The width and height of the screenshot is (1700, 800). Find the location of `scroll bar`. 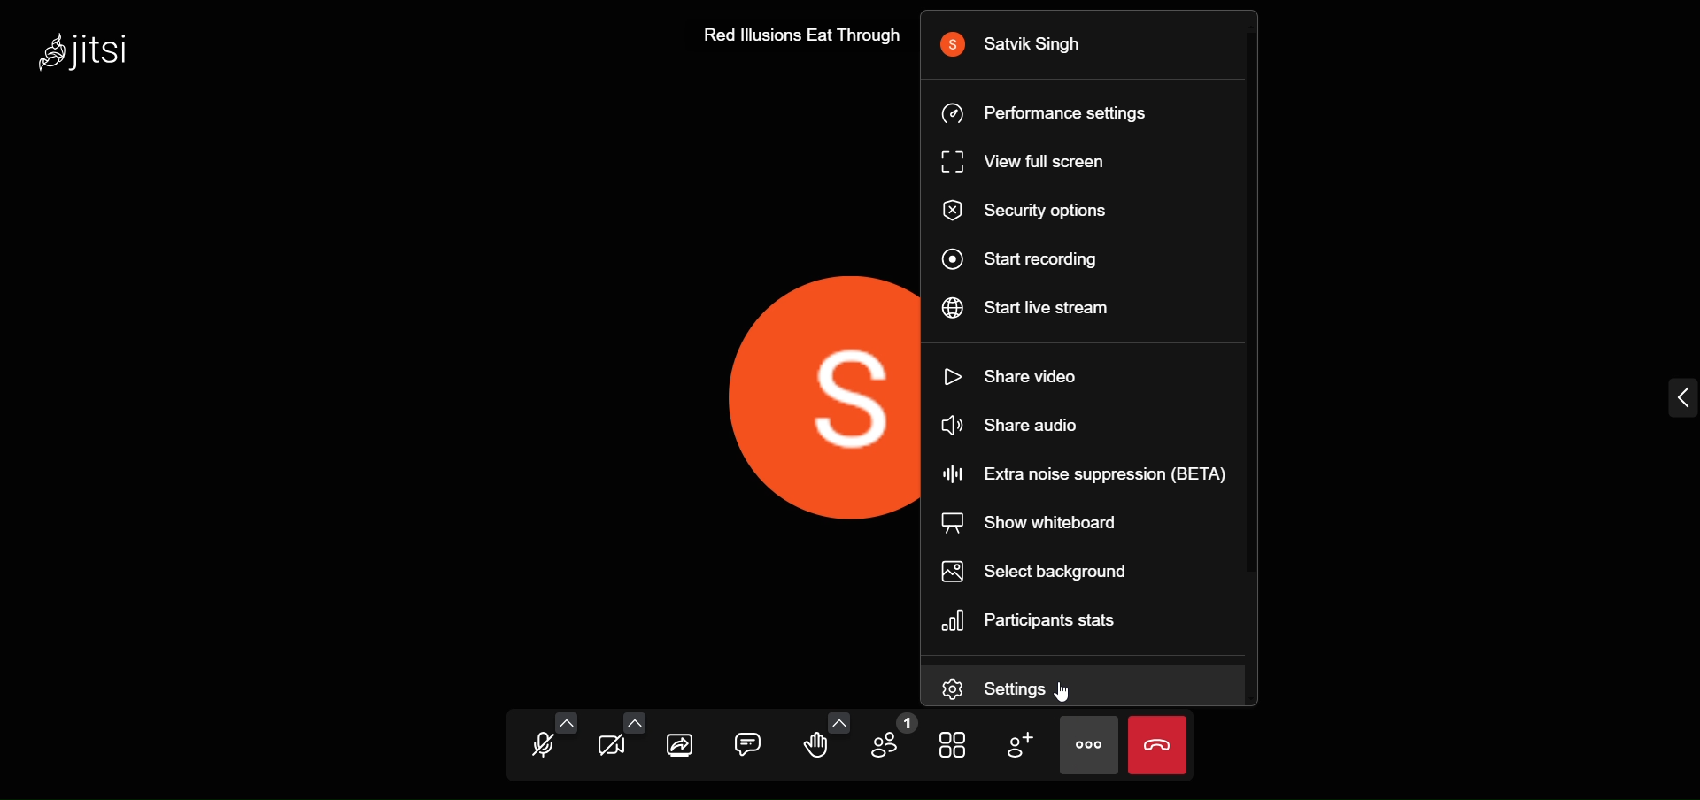

scroll bar is located at coordinates (1271, 307).